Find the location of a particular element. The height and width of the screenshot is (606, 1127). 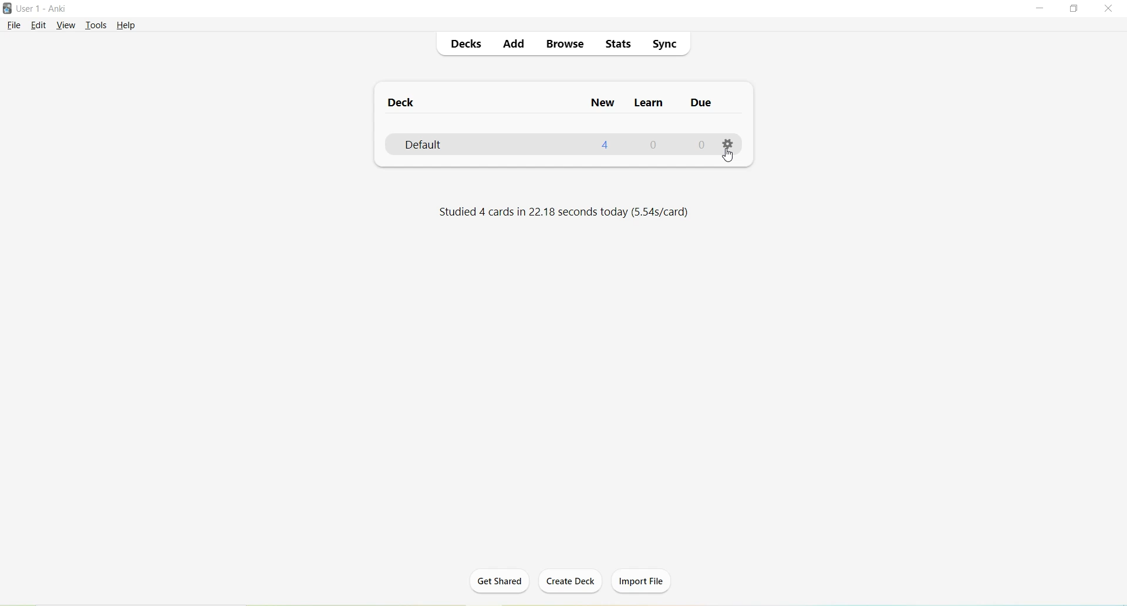

Options is located at coordinates (727, 143).